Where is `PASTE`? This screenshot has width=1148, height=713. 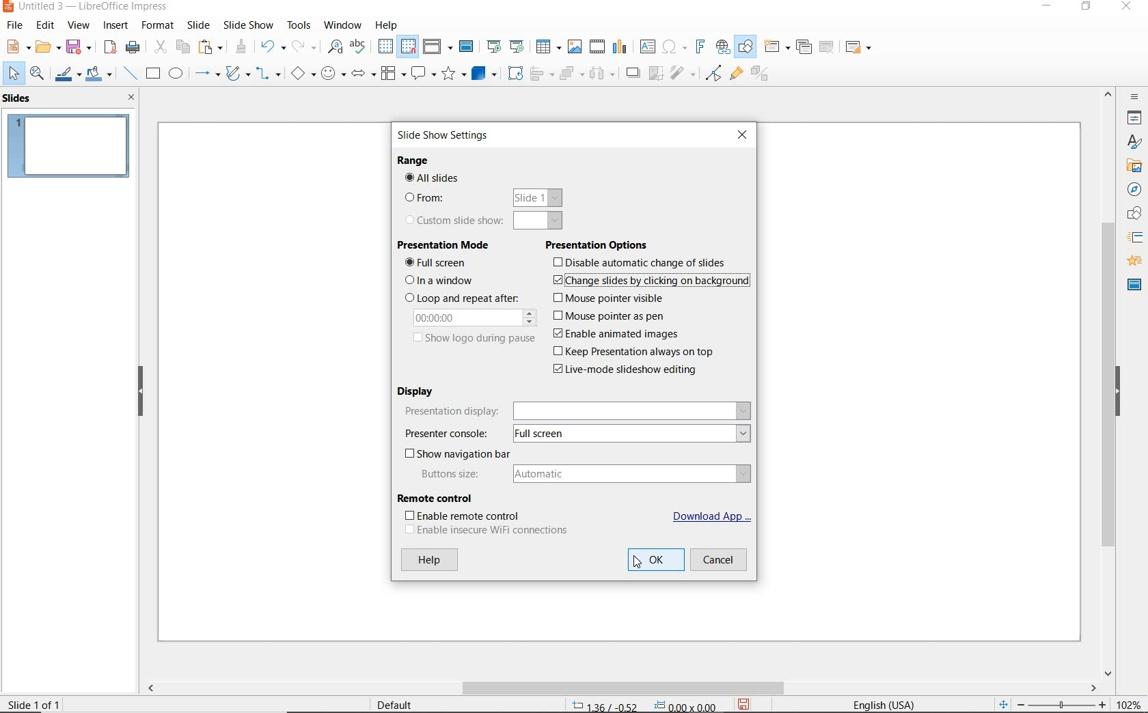
PASTE is located at coordinates (210, 47).